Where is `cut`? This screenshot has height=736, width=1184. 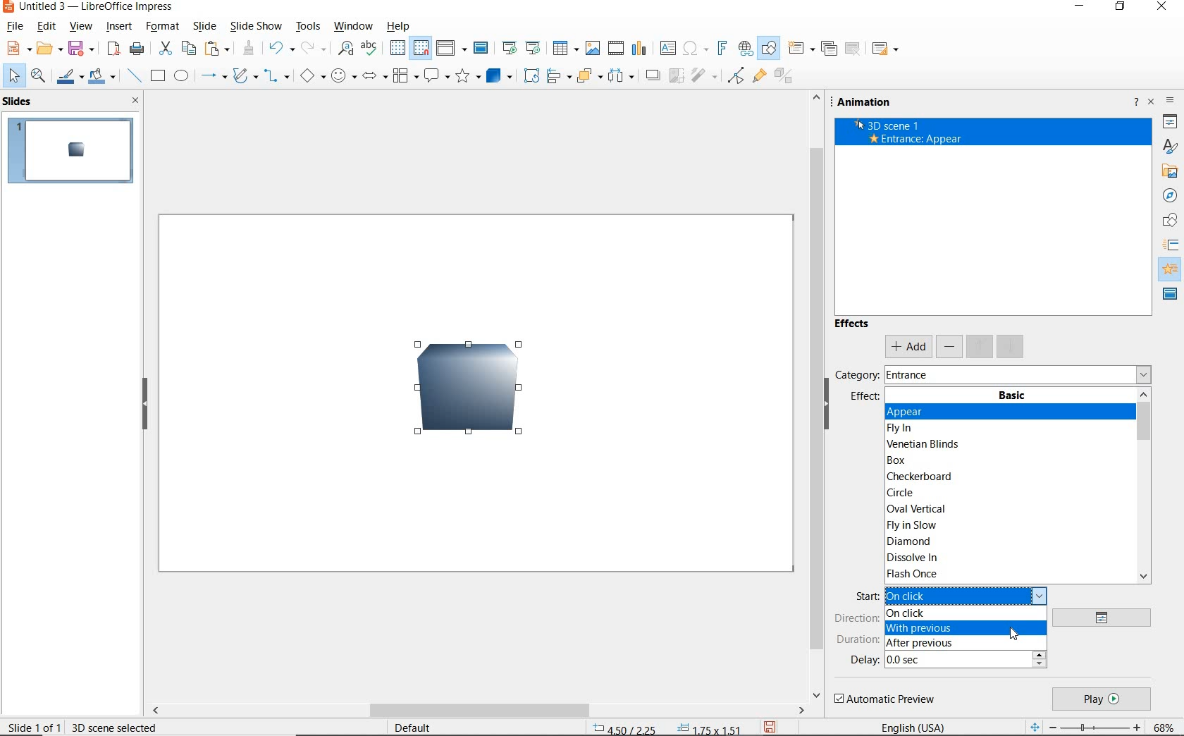
cut is located at coordinates (166, 49).